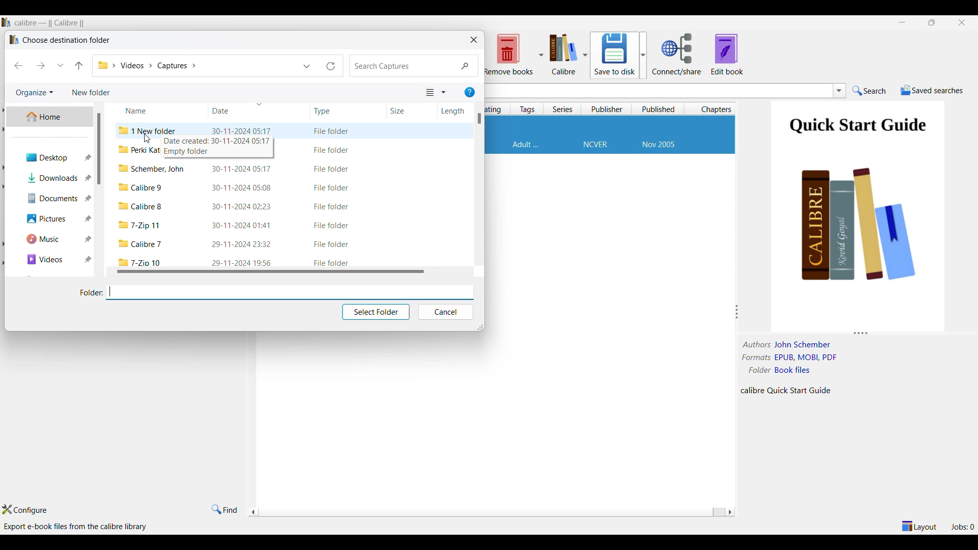  What do you see at coordinates (77, 527) in the screenshot?
I see `Description of current selection by cursor` at bounding box center [77, 527].